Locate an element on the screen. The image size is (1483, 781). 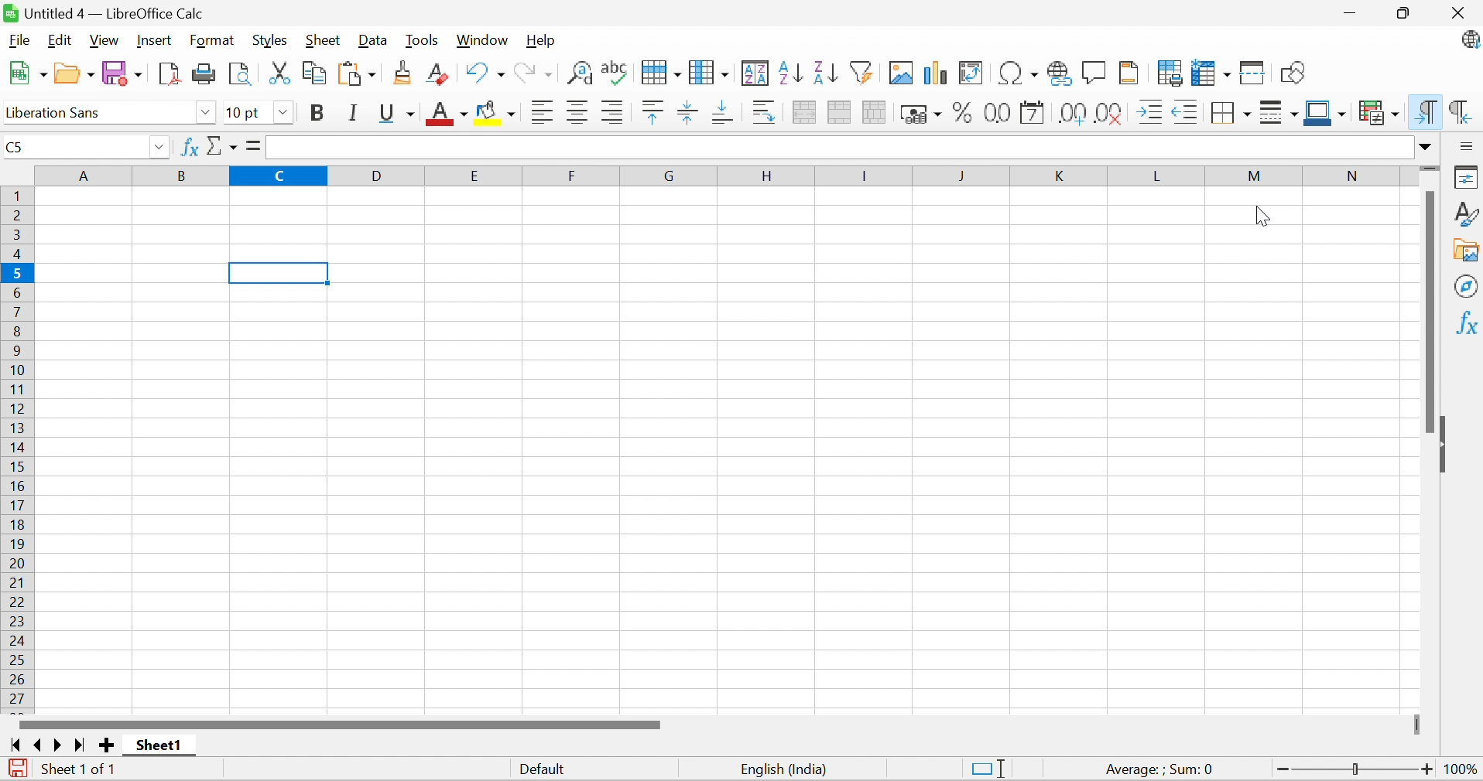
Underline is located at coordinates (397, 114).